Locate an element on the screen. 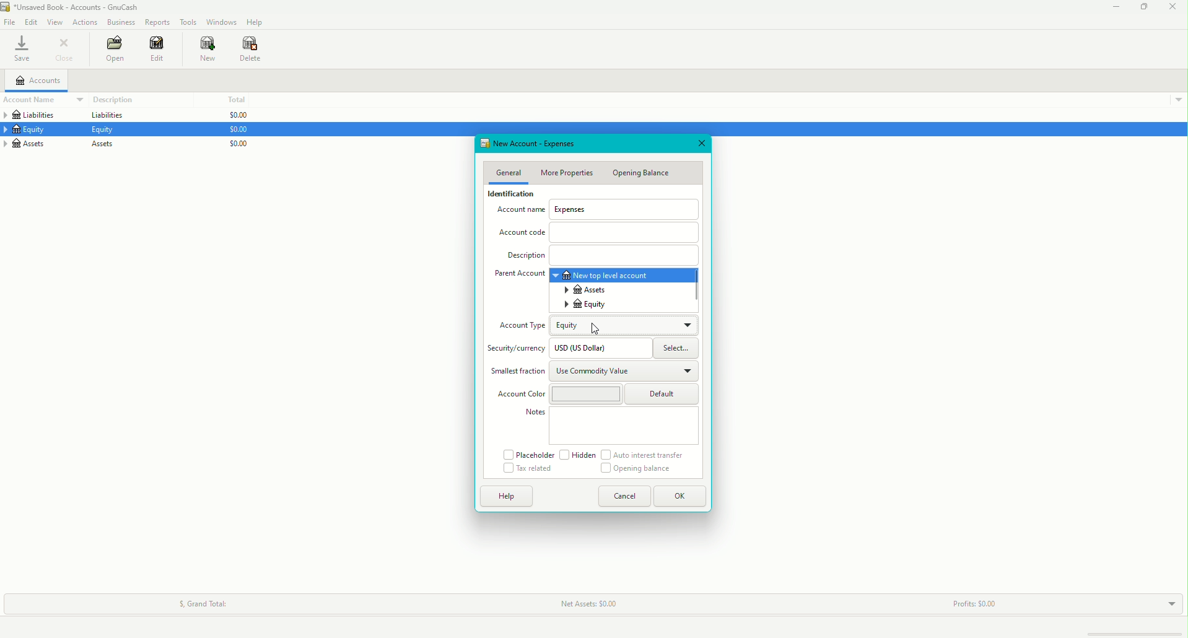 The image size is (1188, 638). unsaved book is located at coordinates (76, 7).